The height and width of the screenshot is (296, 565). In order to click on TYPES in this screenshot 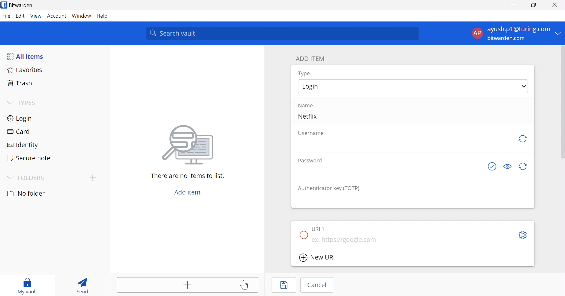, I will do `click(22, 103)`.